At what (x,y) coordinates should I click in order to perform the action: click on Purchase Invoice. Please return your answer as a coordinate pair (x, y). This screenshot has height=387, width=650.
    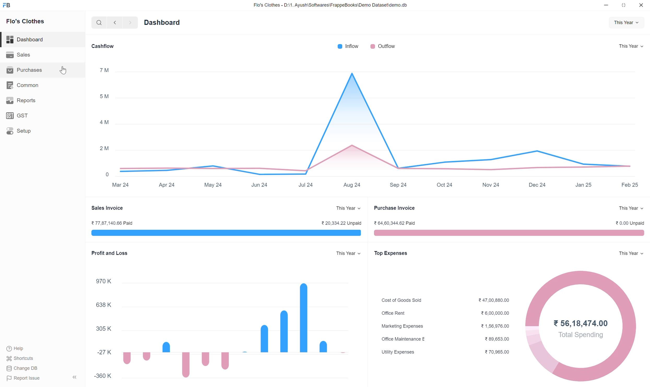
    Looking at the image, I should click on (394, 208).